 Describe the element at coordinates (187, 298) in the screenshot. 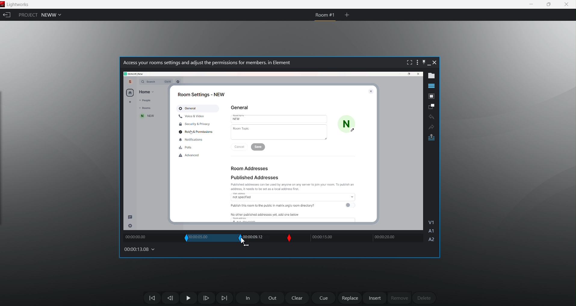

I see `Pause Play Button` at that location.